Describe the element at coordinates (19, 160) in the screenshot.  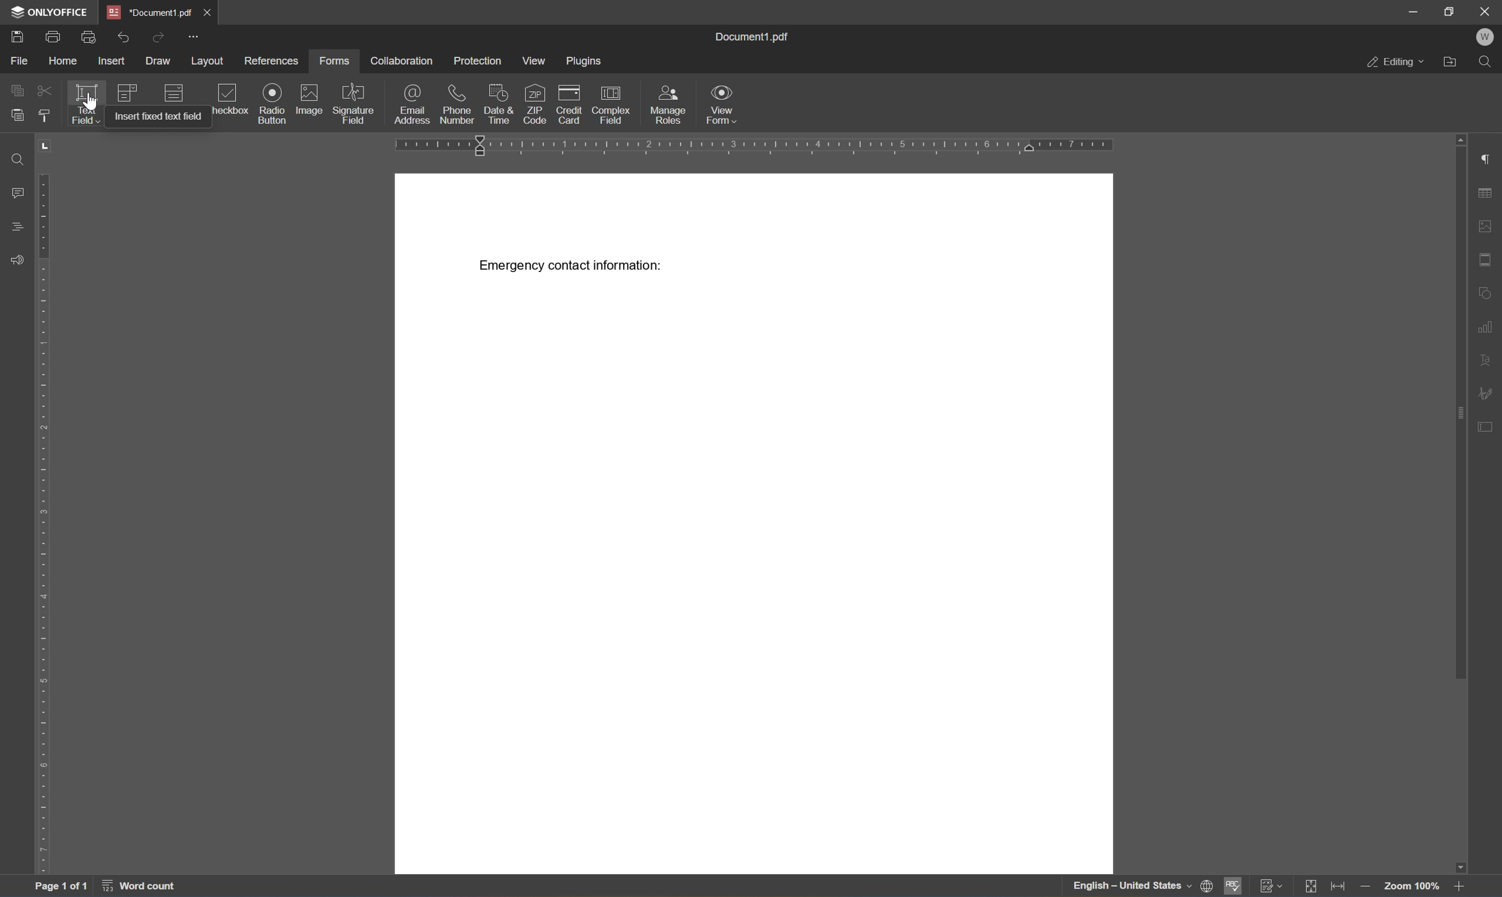
I see `find` at that location.